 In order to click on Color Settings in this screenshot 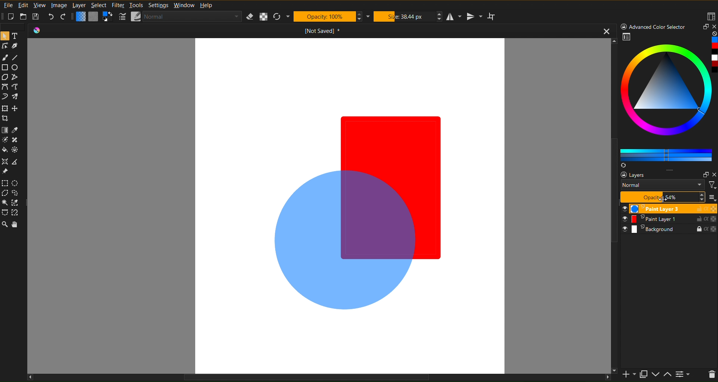, I will do `click(95, 18)`.